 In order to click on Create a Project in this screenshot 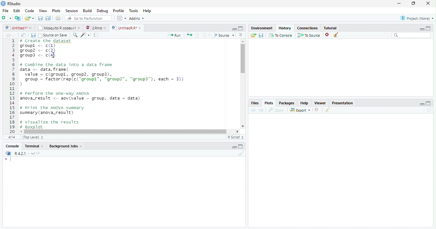, I will do `click(18, 18)`.